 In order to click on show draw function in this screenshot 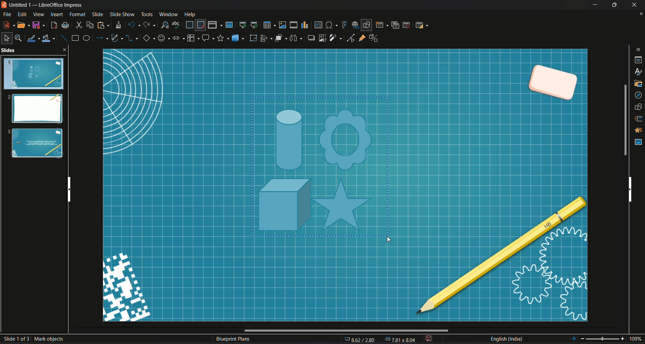, I will do `click(367, 25)`.